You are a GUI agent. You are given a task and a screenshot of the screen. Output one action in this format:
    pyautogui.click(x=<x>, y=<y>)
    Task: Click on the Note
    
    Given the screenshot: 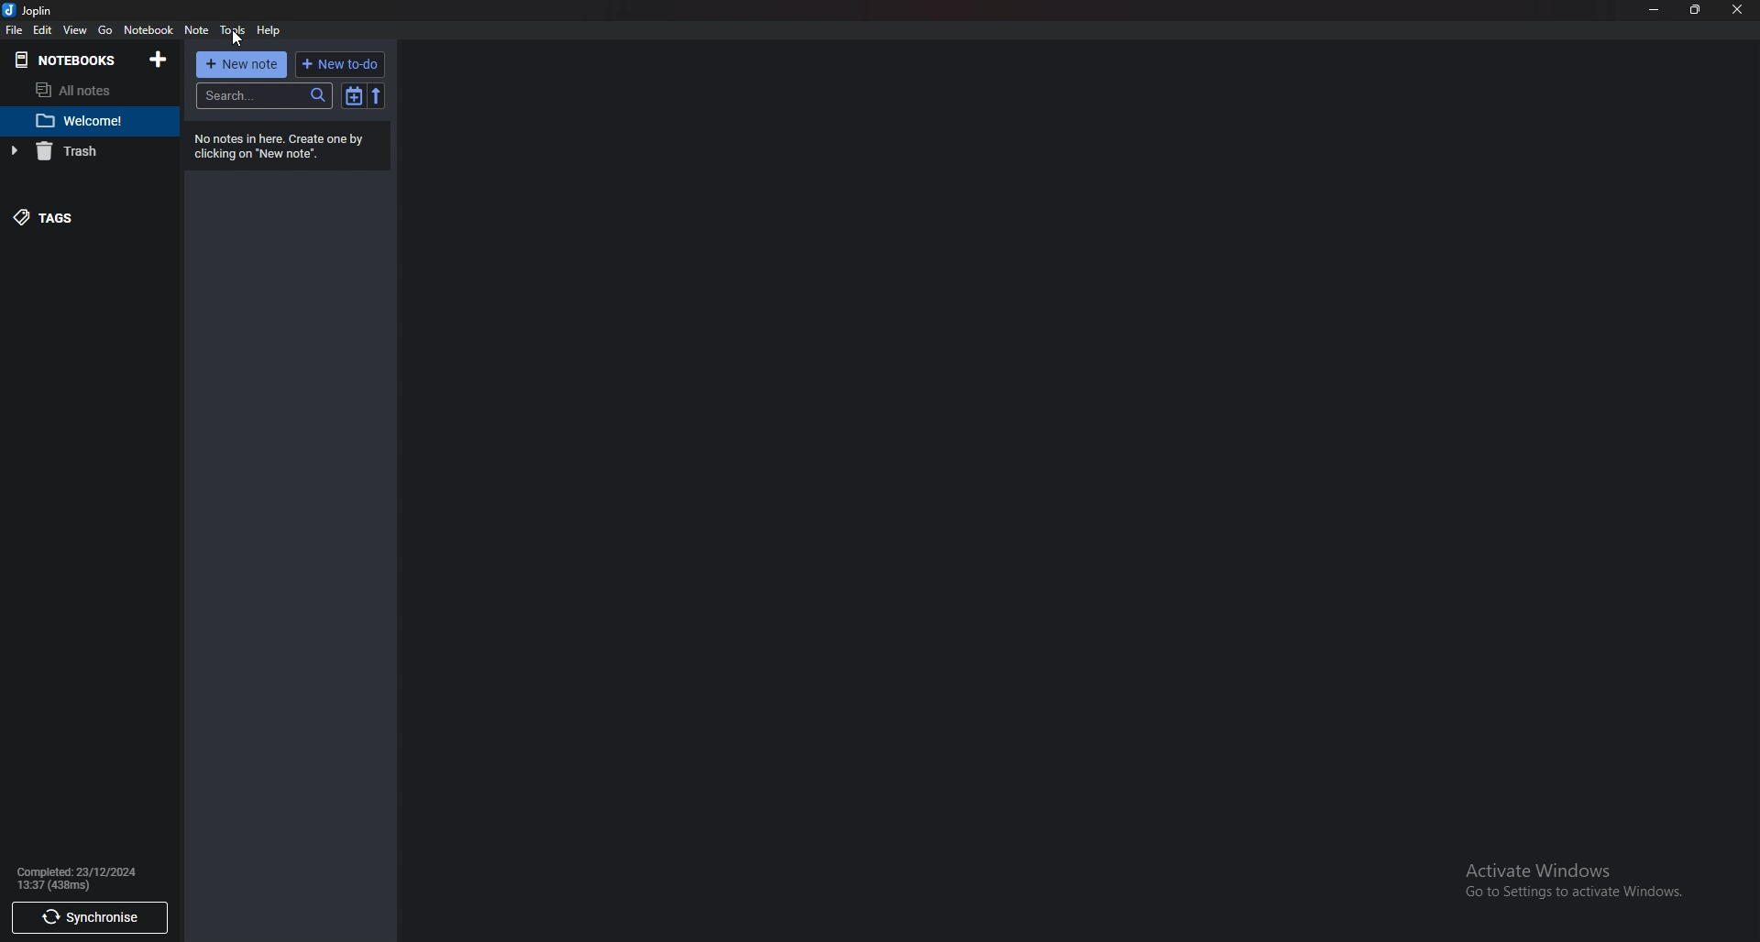 What is the action you would take?
    pyautogui.click(x=197, y=30)
    